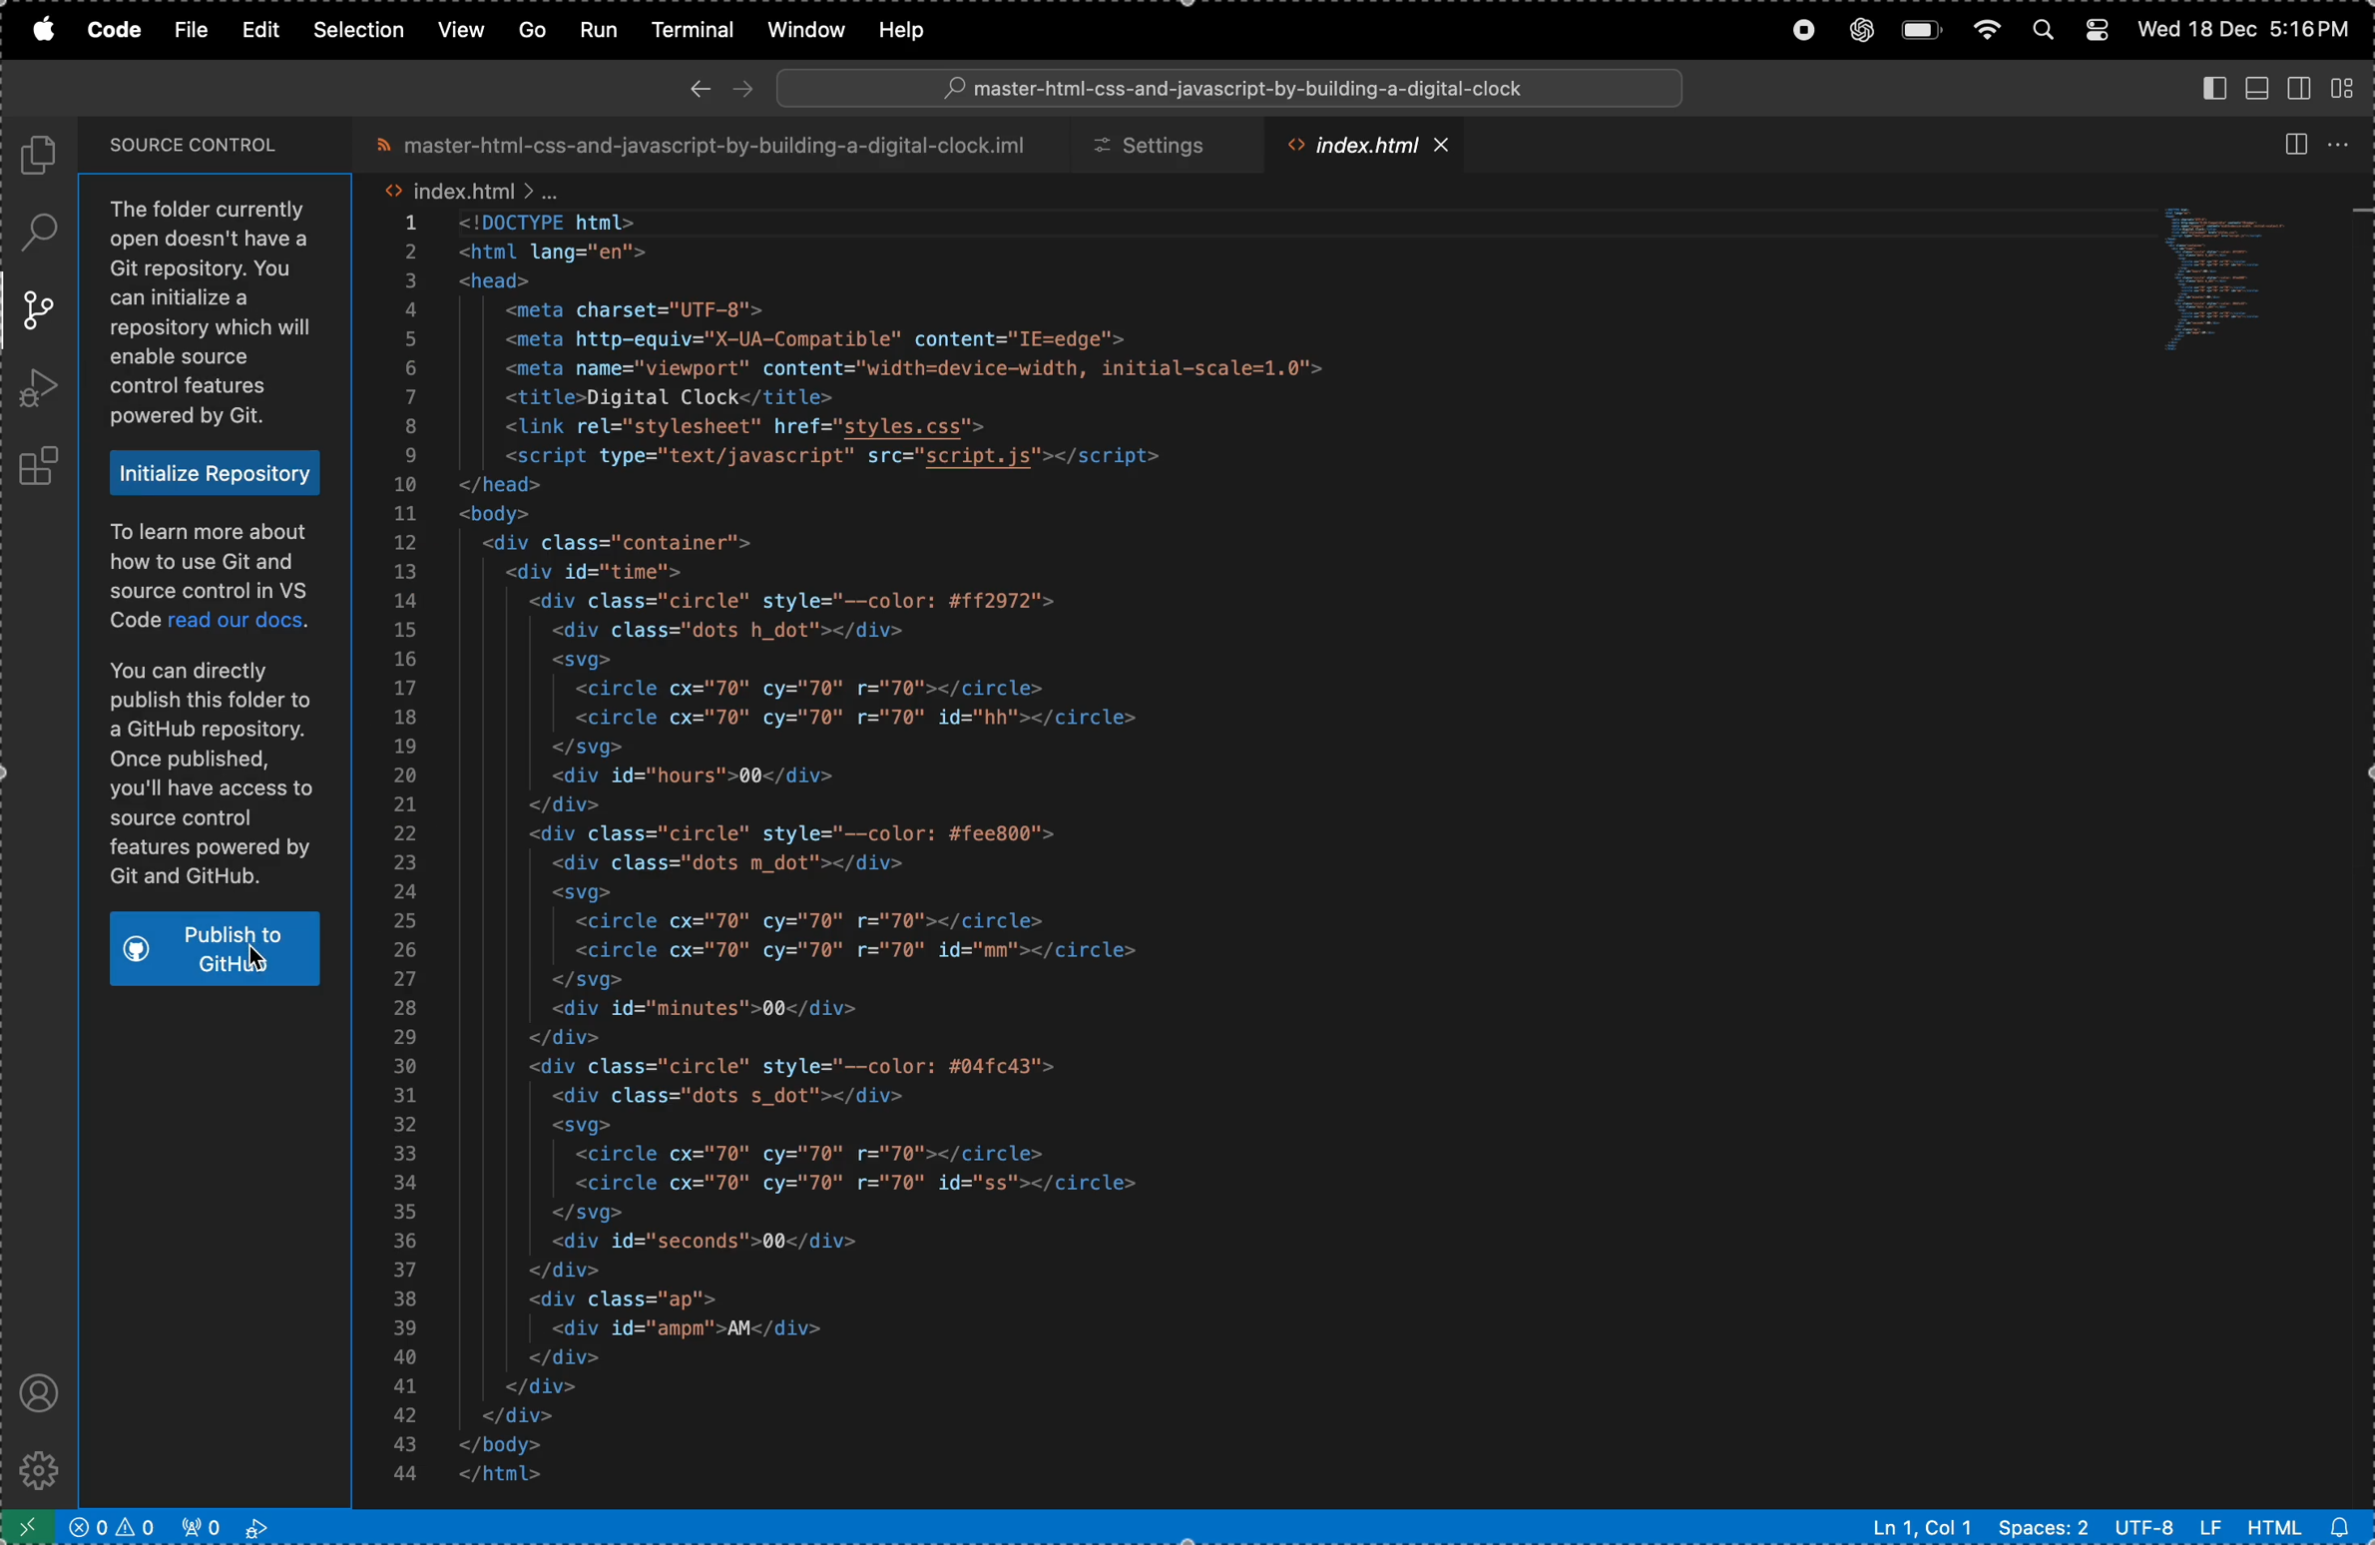 The height and width of the screenshot is (1545, 2375). What do you see at coordinates (2201, 87) in the screenshot?
I see `primary side abar` at bounding box center [2201, 87].